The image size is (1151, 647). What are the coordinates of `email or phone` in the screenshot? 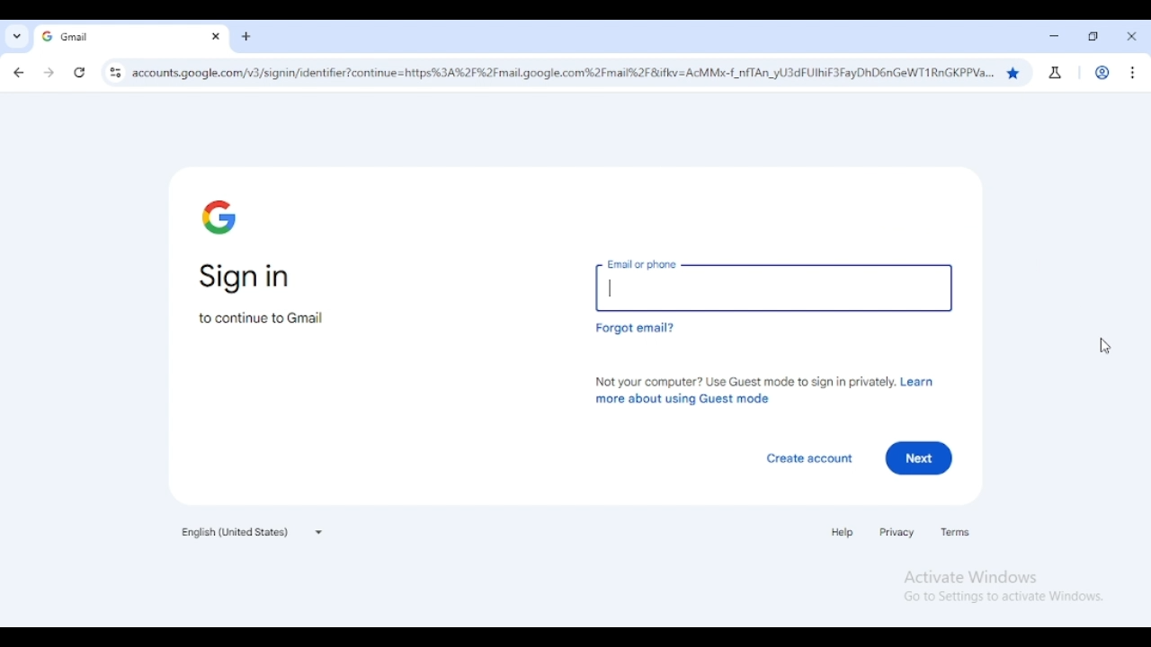 It's located at (773, 282).